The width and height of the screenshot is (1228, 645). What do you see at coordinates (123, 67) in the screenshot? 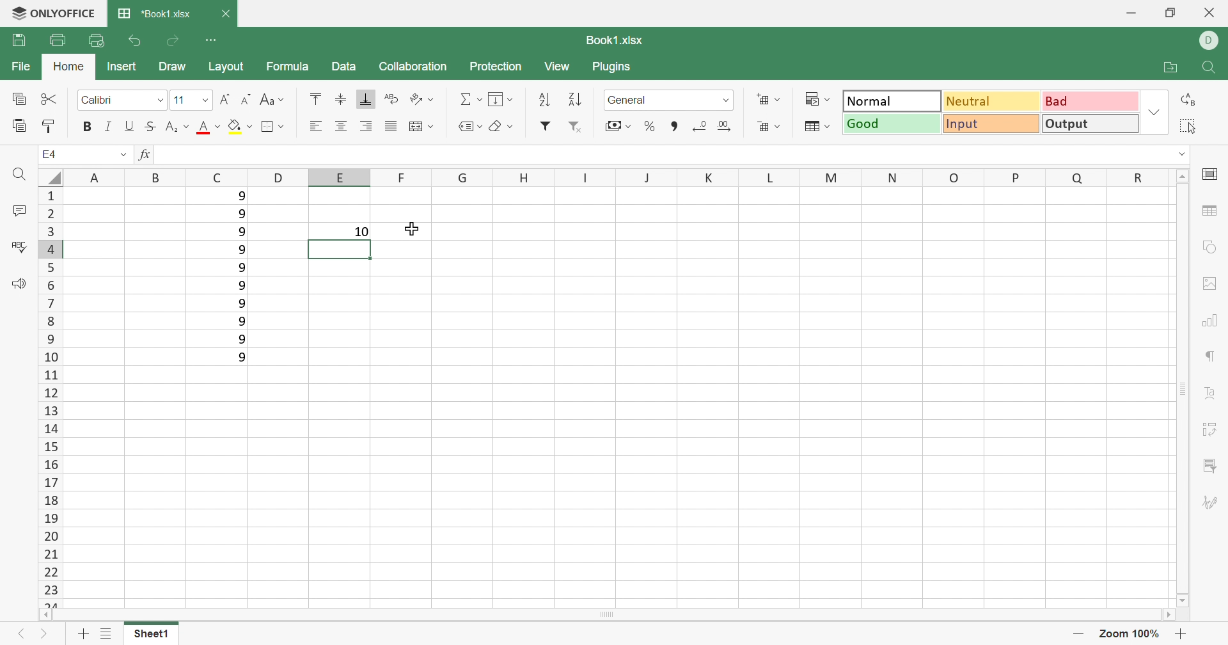
I see `Insert` at bounding box center [123, 67].